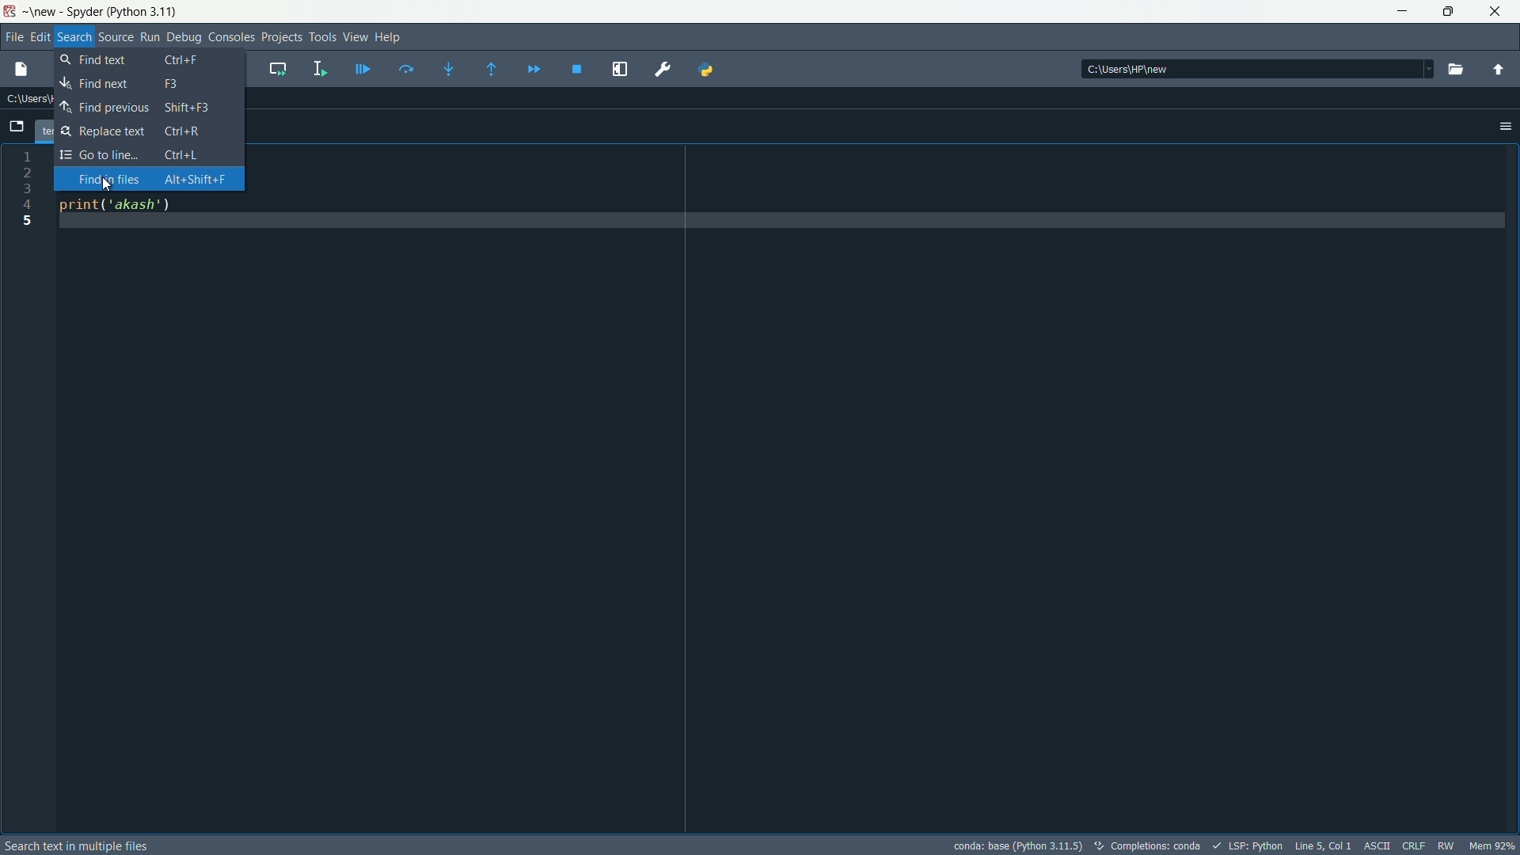  Describe the element at coordinates (1252, 845) in the screenshot. I see `LSP:Python` at that location.